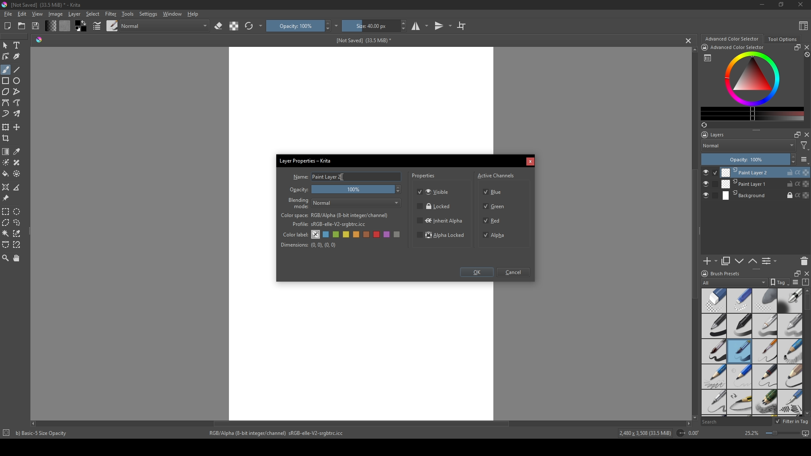 This screenshot has height=456, width=811. Describe the element at coordinates (461, 25) in the screenshot. I see `crop` at that location.